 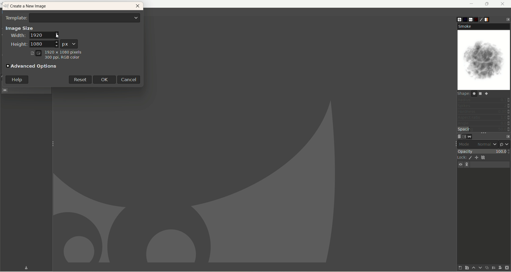 I want to click on width, so click(x=34, y=36).